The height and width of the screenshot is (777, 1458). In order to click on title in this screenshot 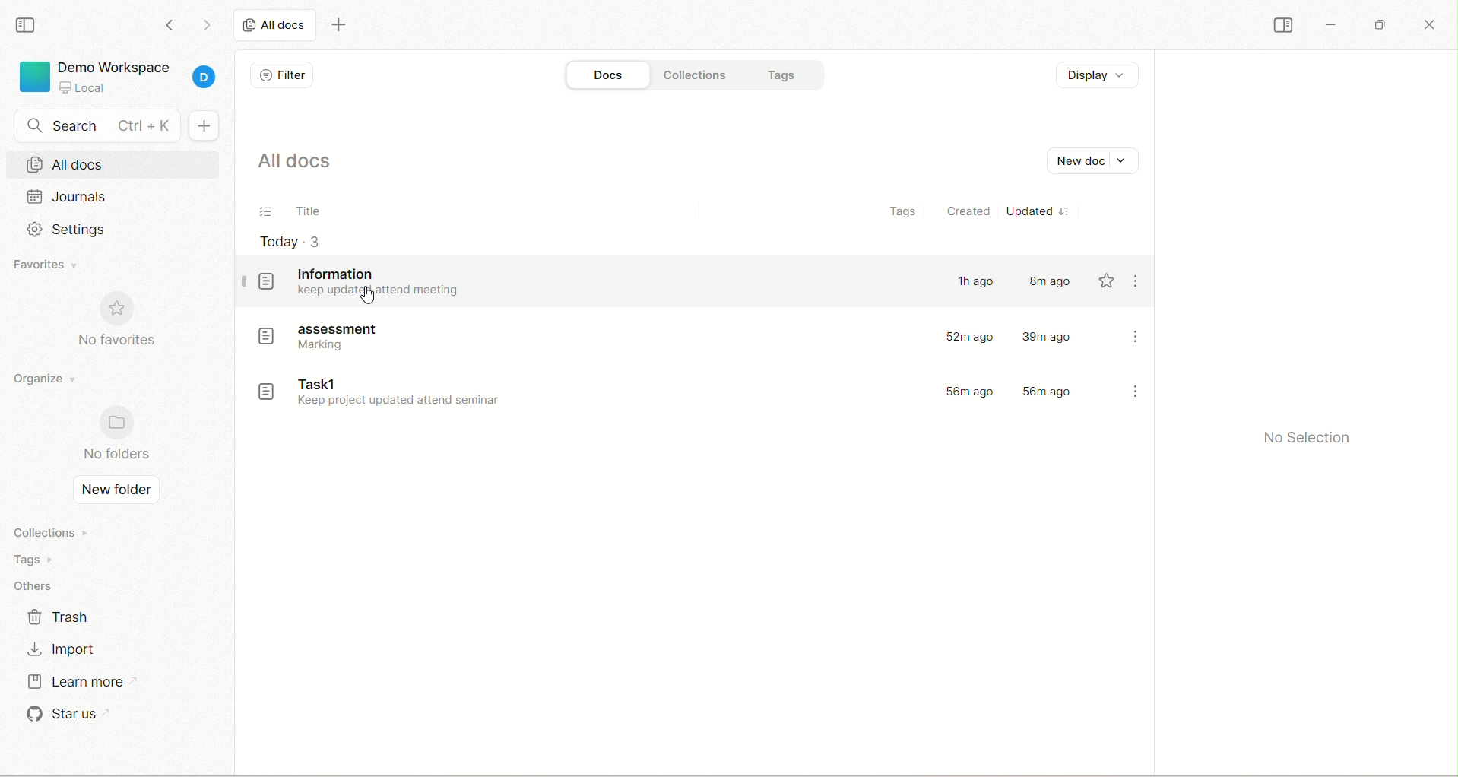, I will do `click(290, 212)`.